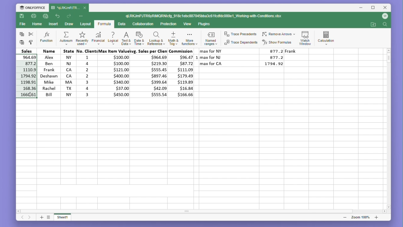  Describe the element at coordinates (198, 152) in the screenshot. I see `Empty cells` at that location.